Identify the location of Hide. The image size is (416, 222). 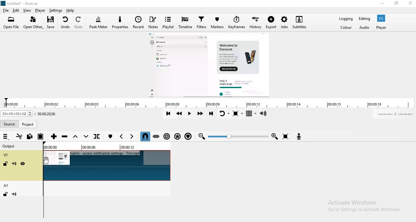
(25, 164).